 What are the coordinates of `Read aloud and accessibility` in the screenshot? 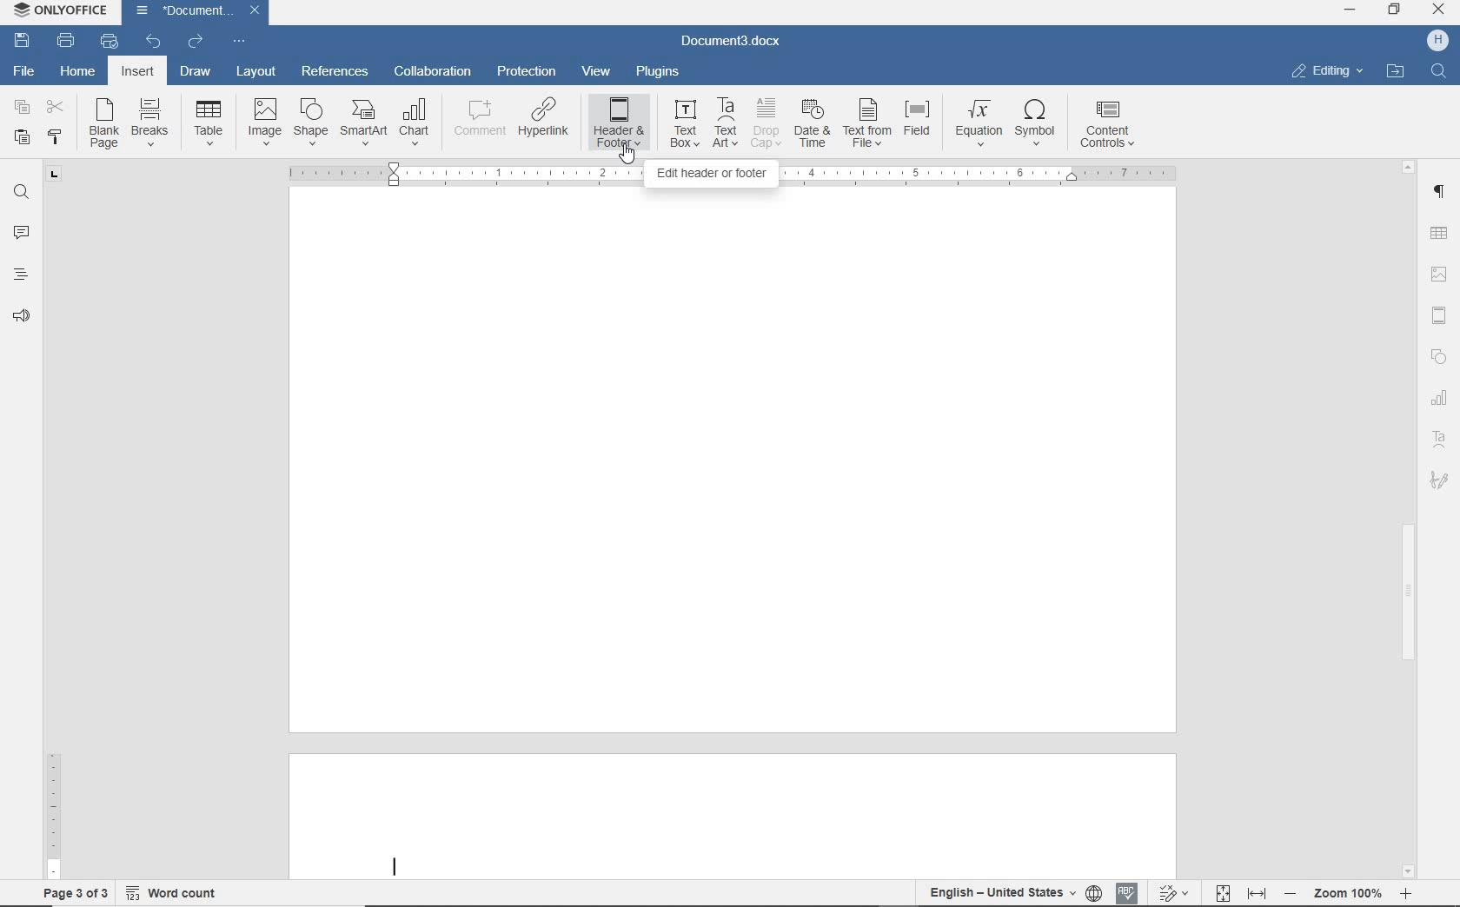 It's located at (23, 317).